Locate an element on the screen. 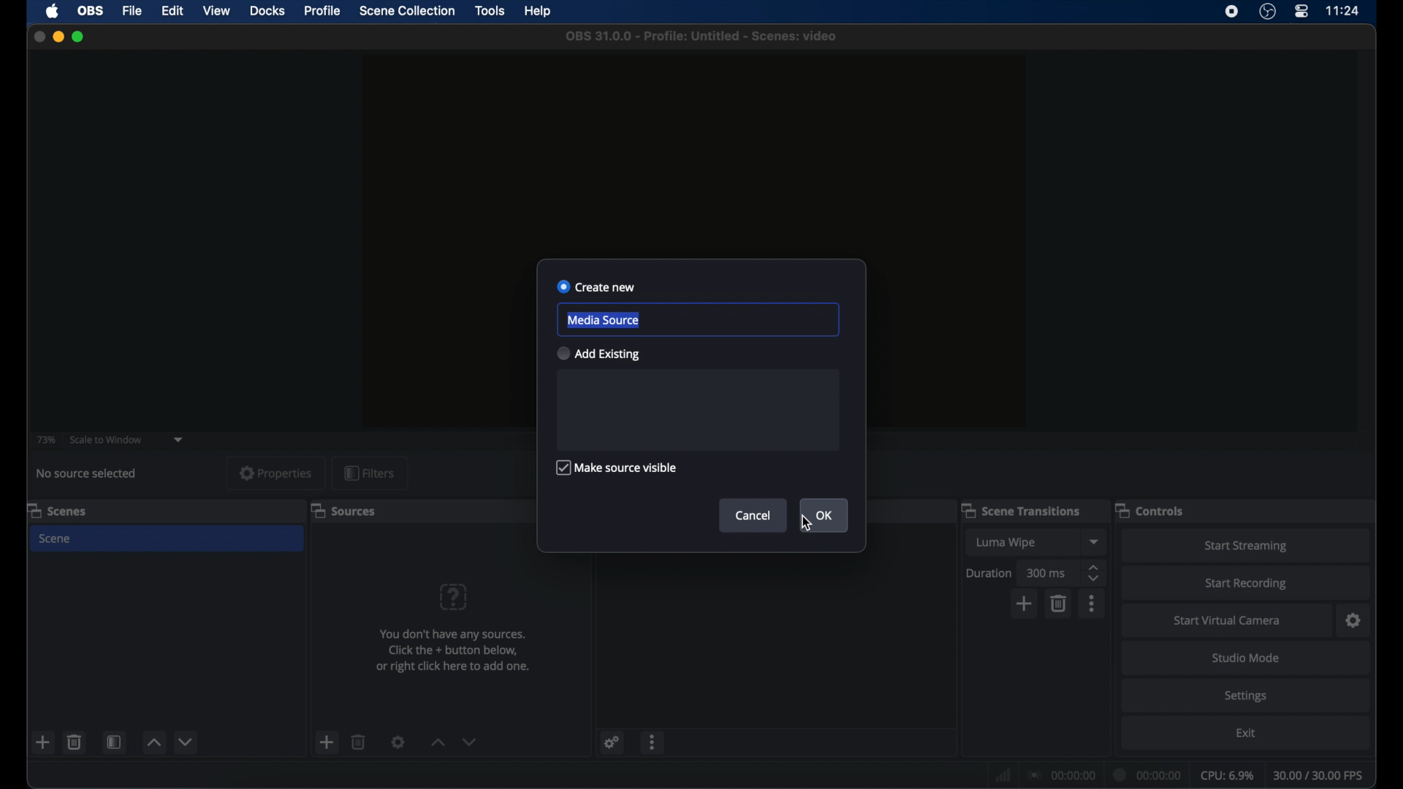 The image size is (1403, 789). scene filters is located at coordinates (114, 742).